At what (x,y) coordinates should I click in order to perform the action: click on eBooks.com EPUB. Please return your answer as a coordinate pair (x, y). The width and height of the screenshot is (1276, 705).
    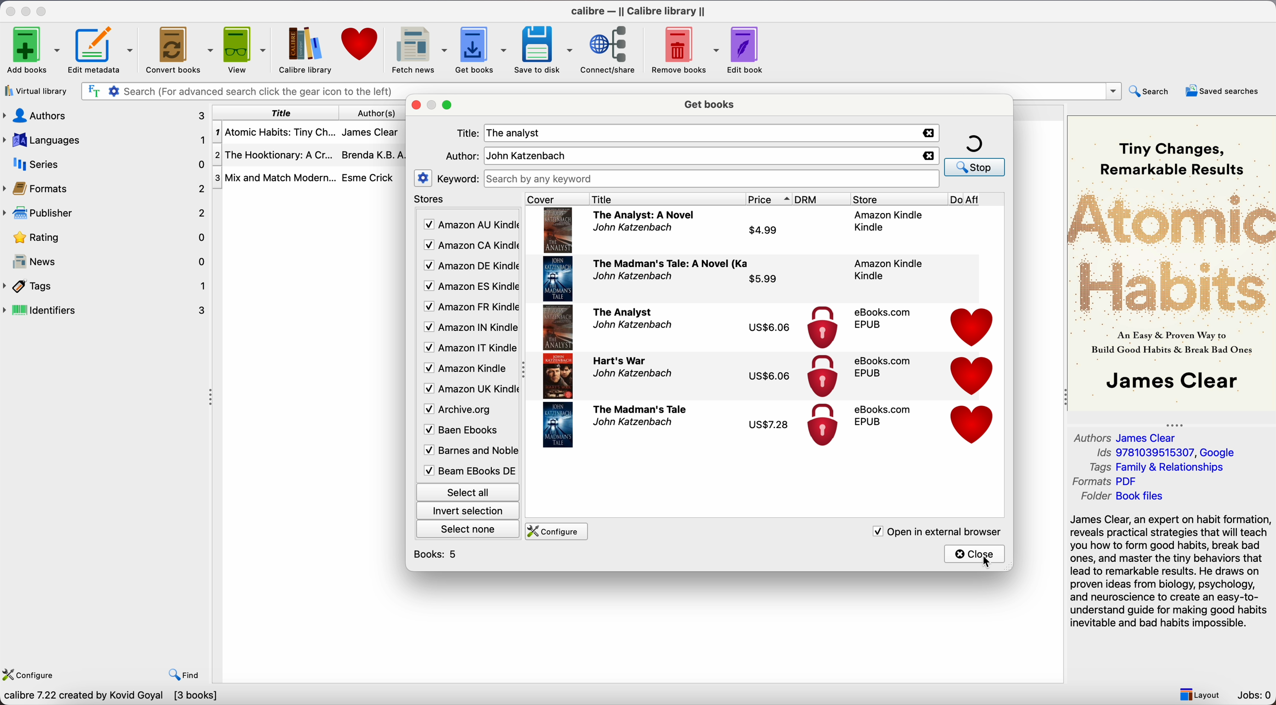
    Looking at the image, I should click on (883, 416).